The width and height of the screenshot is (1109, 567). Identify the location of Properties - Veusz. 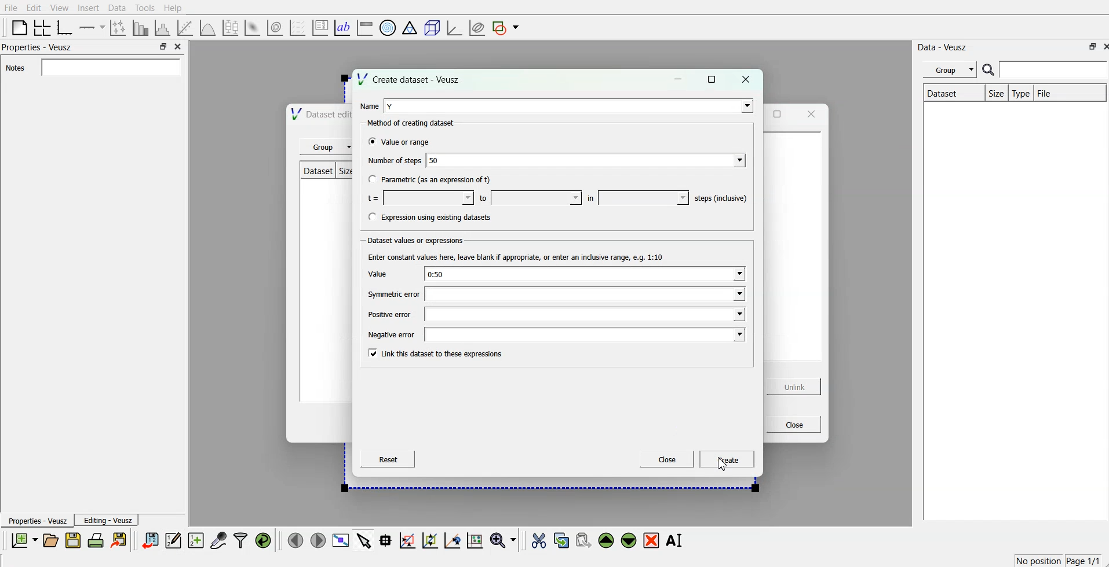
(38, 521).